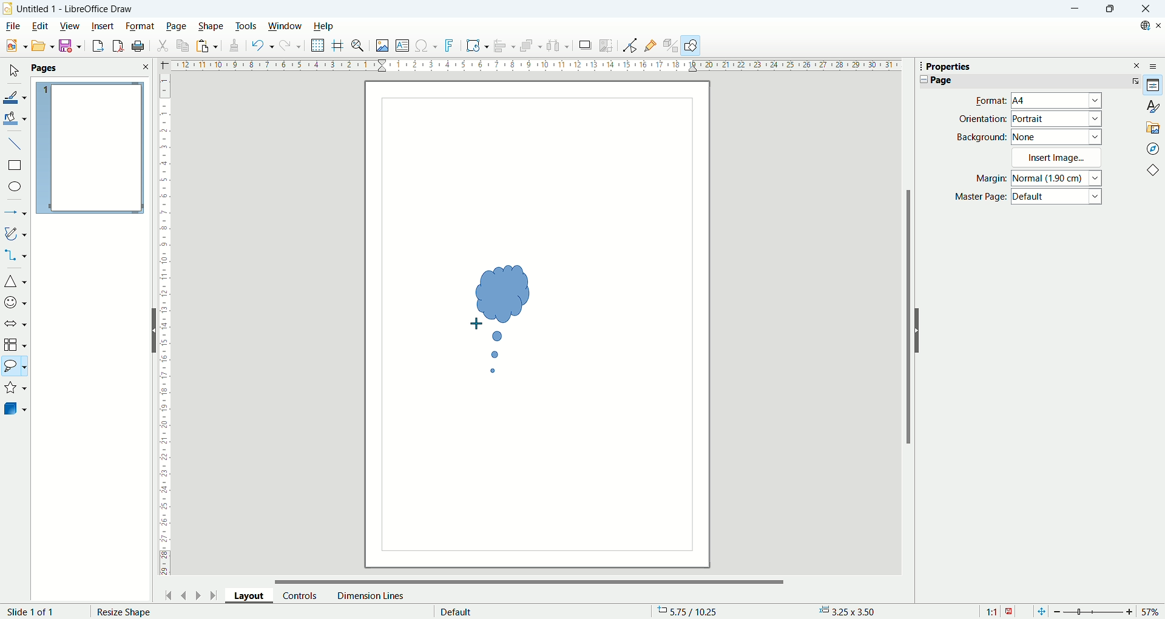 Image resolution: width=1165 pixels, height=619 pixels. I want to click on copy, so click(183, 46).